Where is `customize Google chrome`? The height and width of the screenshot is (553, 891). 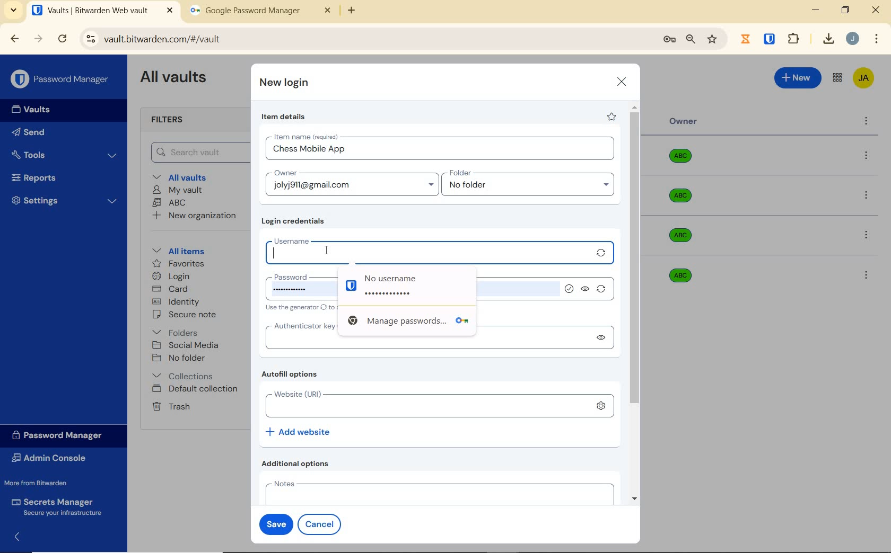 customize Google chrome is located at coordinates (877, 39).